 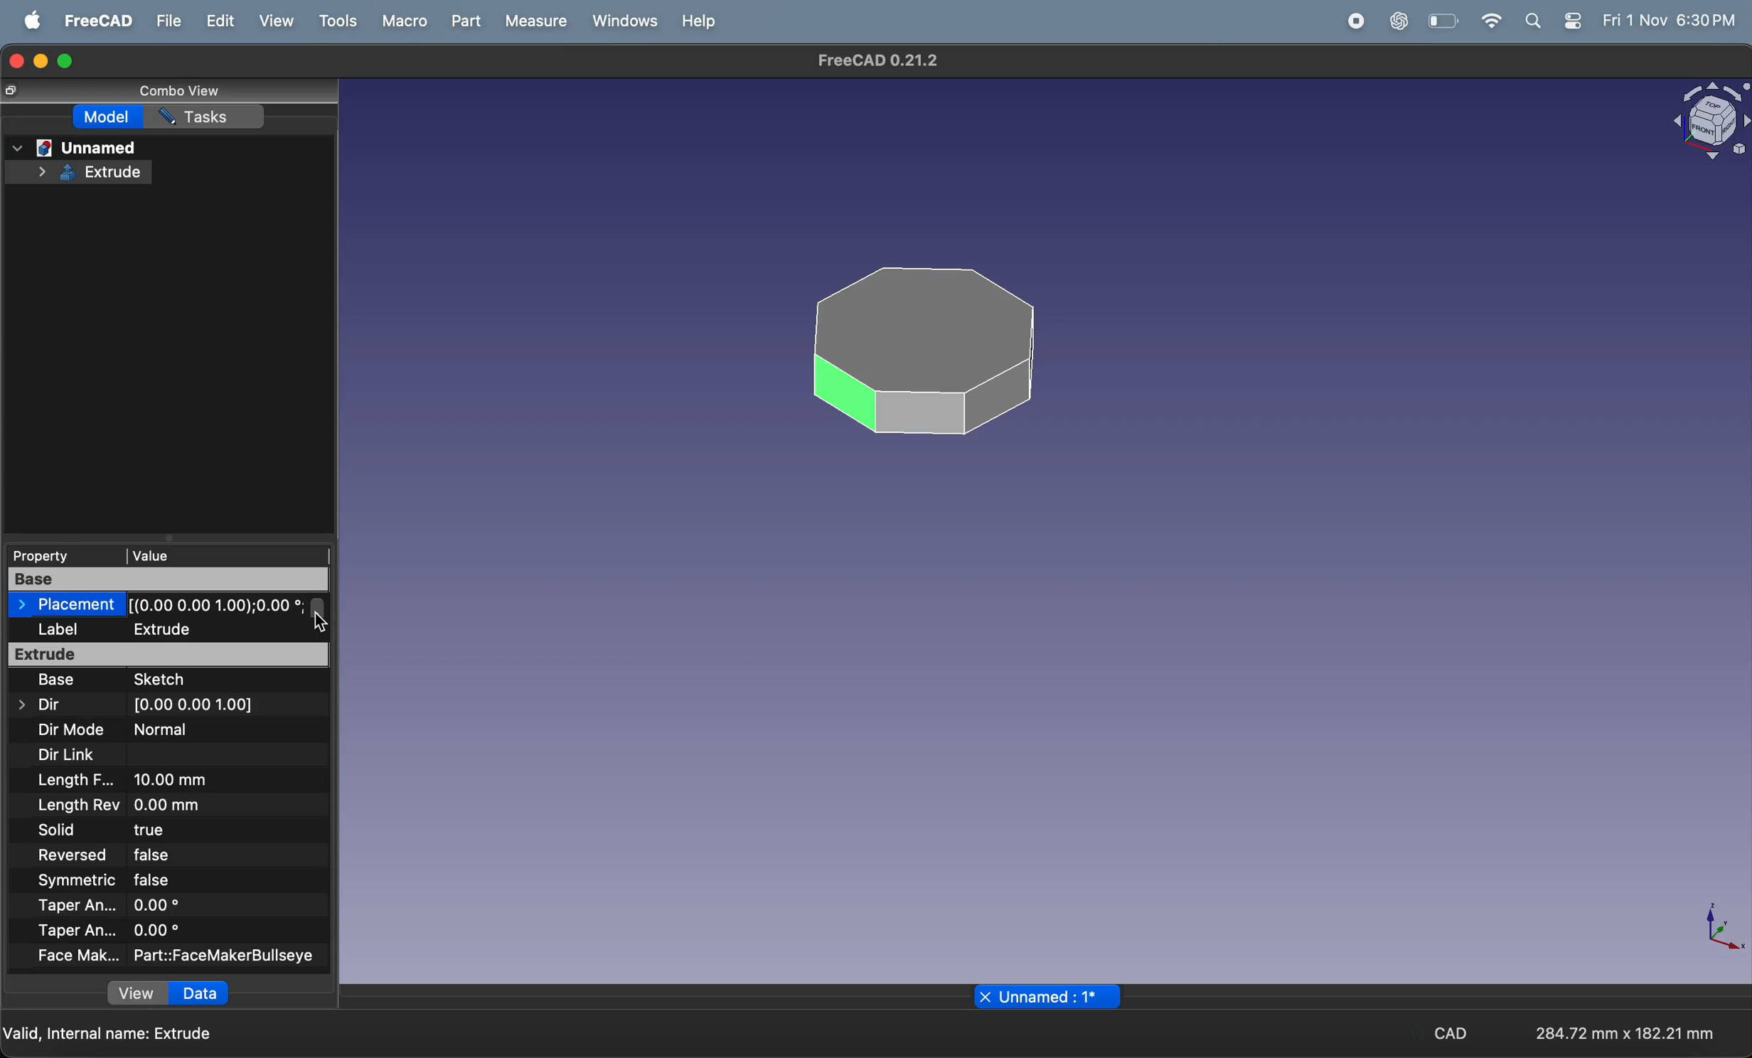 I want to click on wifi, so click(x=1488, y=21).